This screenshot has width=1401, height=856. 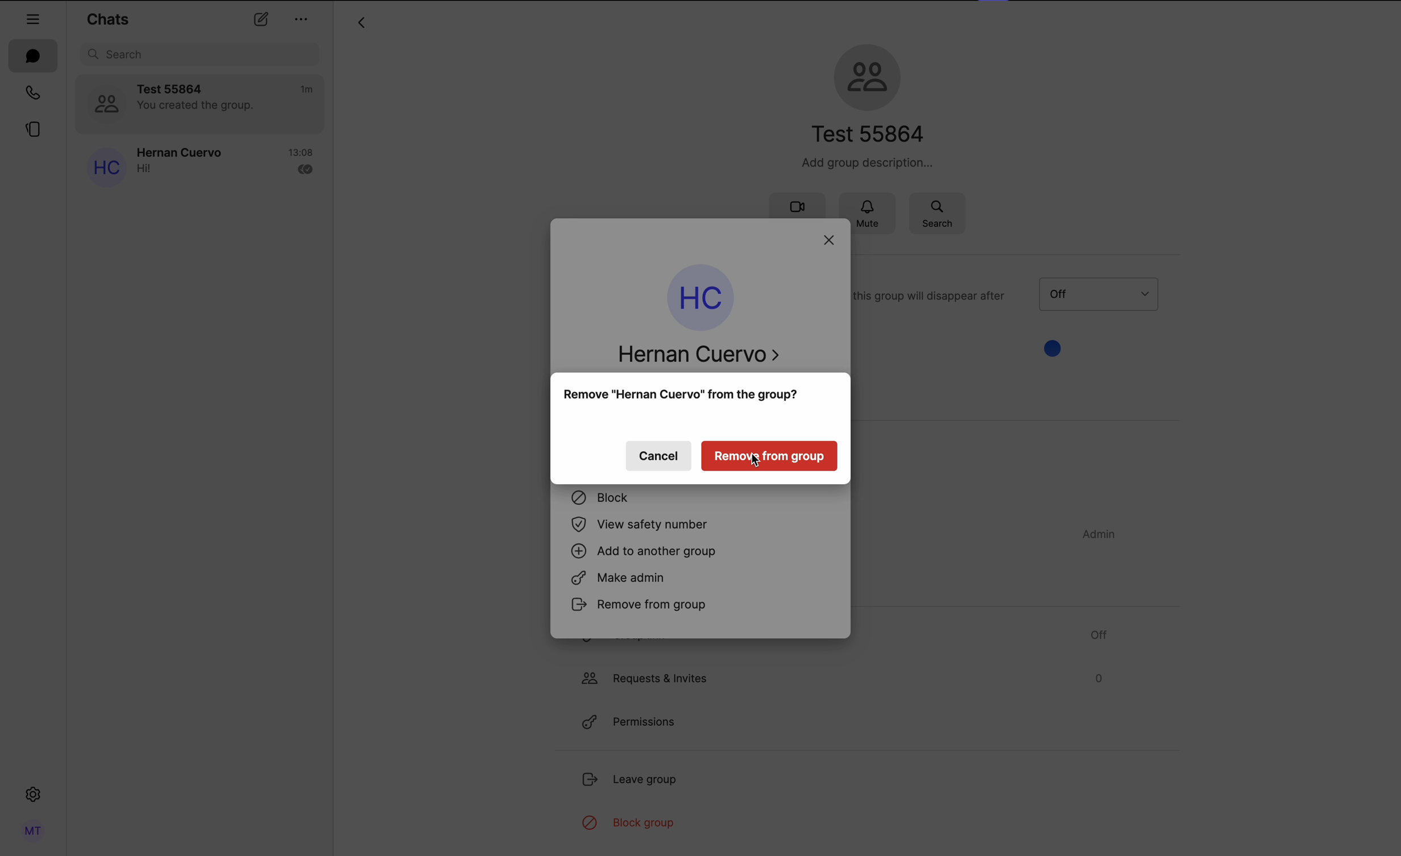 What do you see at coordinates (627, 723) in the screenshot?
I see `permissions` at bounding box center [627, 723].